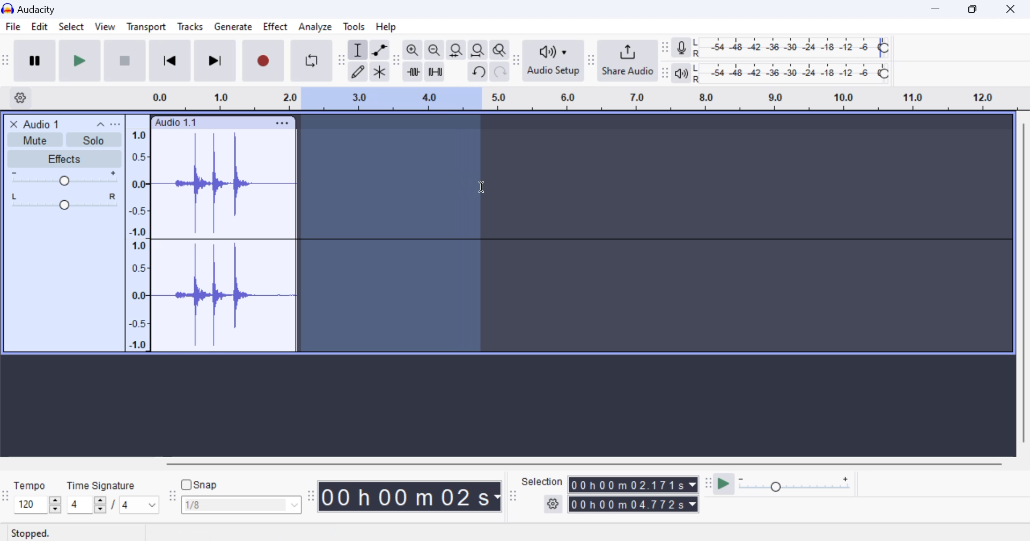 This screenshot has height=541, width=1030. Describe the element at coordinates (359, 52) in the screenshot. I see `selection tool` at that location.